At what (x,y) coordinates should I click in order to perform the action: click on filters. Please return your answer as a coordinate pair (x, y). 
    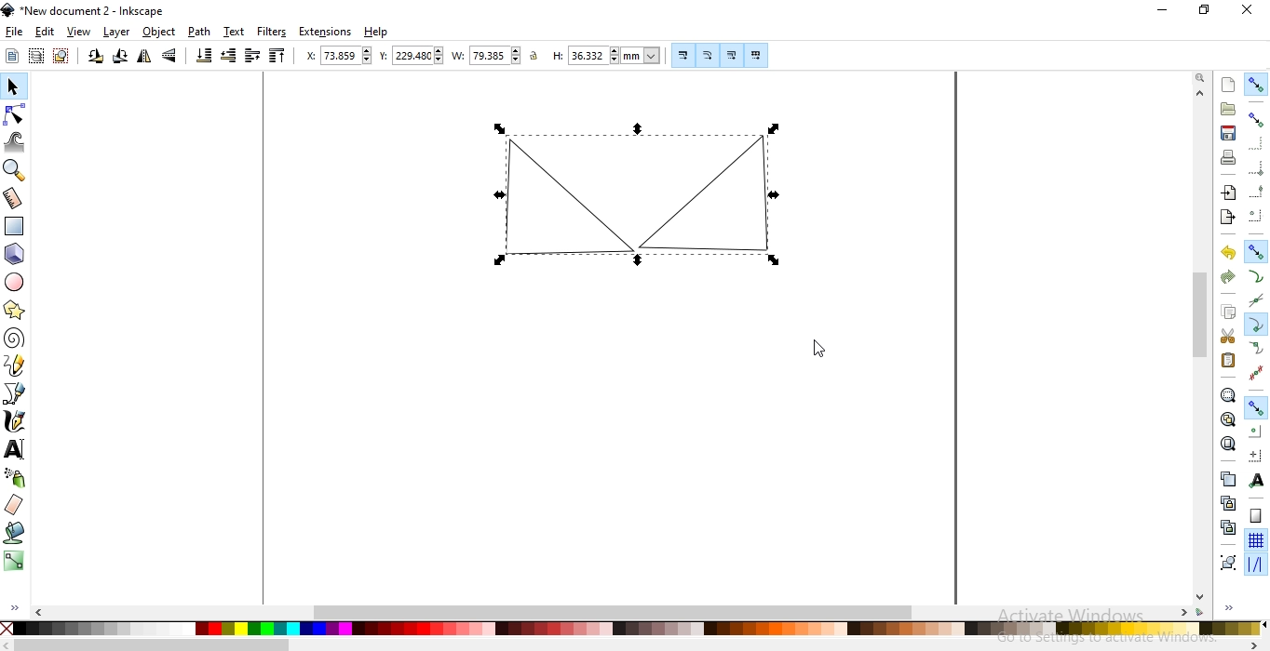
    Looking at the image, I should click on (272, 32).